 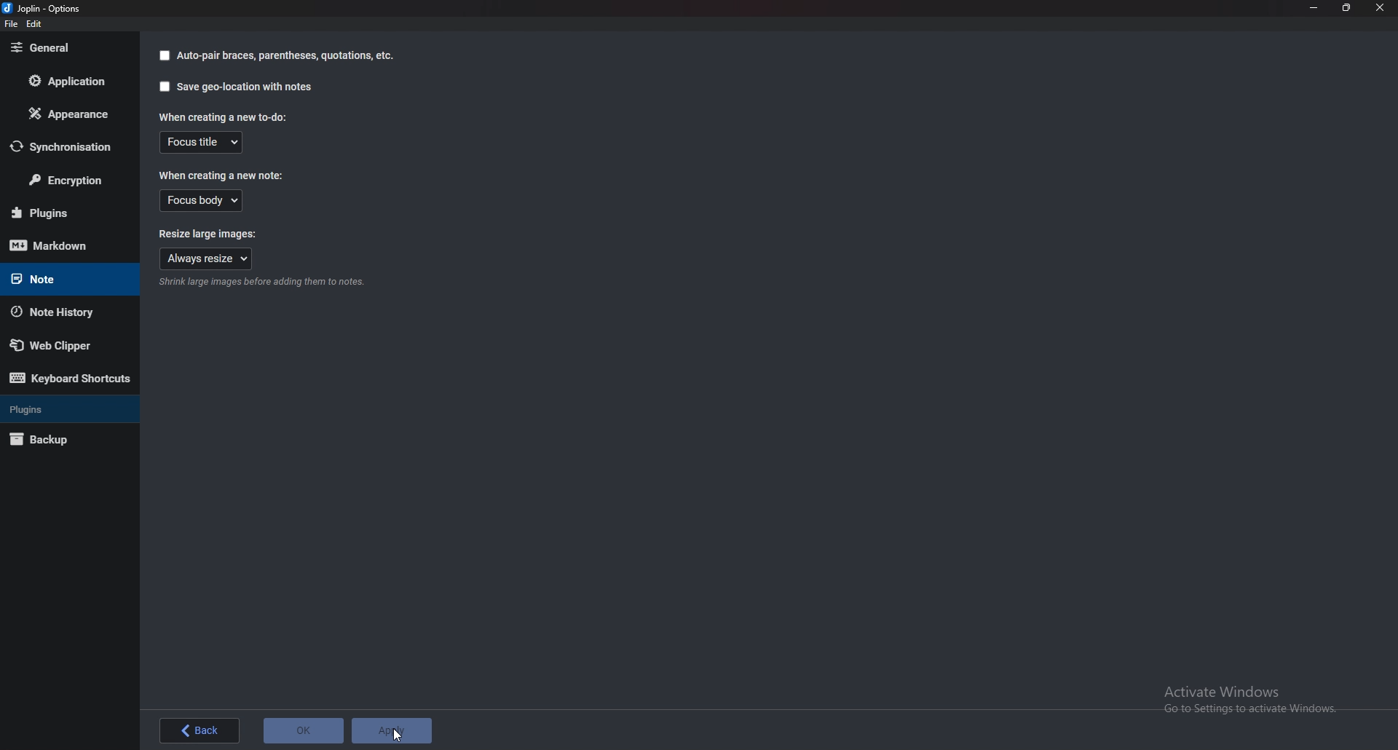 I want to click on back, so click(x=202, y=731).